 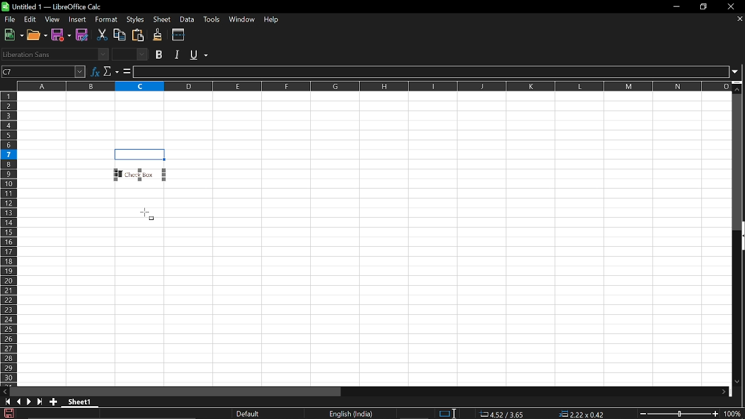 What do you see at coordinates (83, 403) in the screenshot?
I see `Current sheet` at bounding box center [83, 403].